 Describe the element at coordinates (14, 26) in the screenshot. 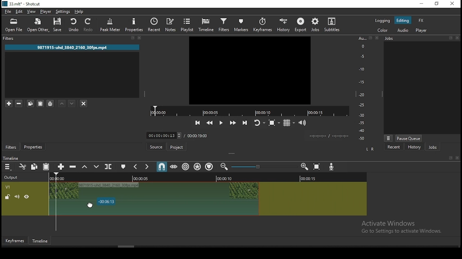

I see `open file` at that location.